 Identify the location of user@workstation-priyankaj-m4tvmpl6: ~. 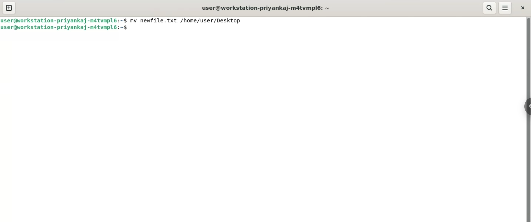
(266, 8).